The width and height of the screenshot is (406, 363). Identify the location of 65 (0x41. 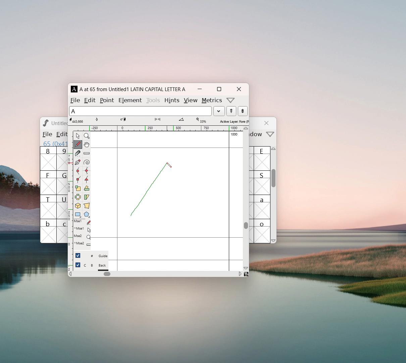
(54, 143).